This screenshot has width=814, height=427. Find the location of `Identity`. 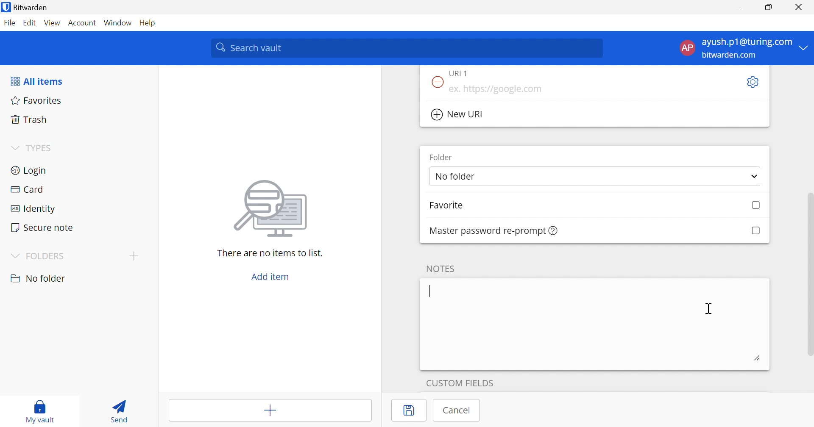

Identity is located at coordinates (34, 209).